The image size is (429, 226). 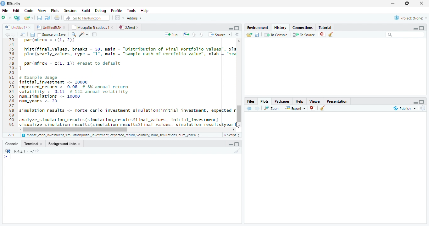 I want to click on Open new file, so click(x=6, y=18).